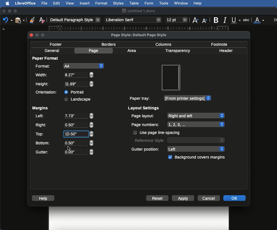 The image size is (277, 230). Describe the element at coordinates (64, 75) in the screenshot. I see `Width` at that location.